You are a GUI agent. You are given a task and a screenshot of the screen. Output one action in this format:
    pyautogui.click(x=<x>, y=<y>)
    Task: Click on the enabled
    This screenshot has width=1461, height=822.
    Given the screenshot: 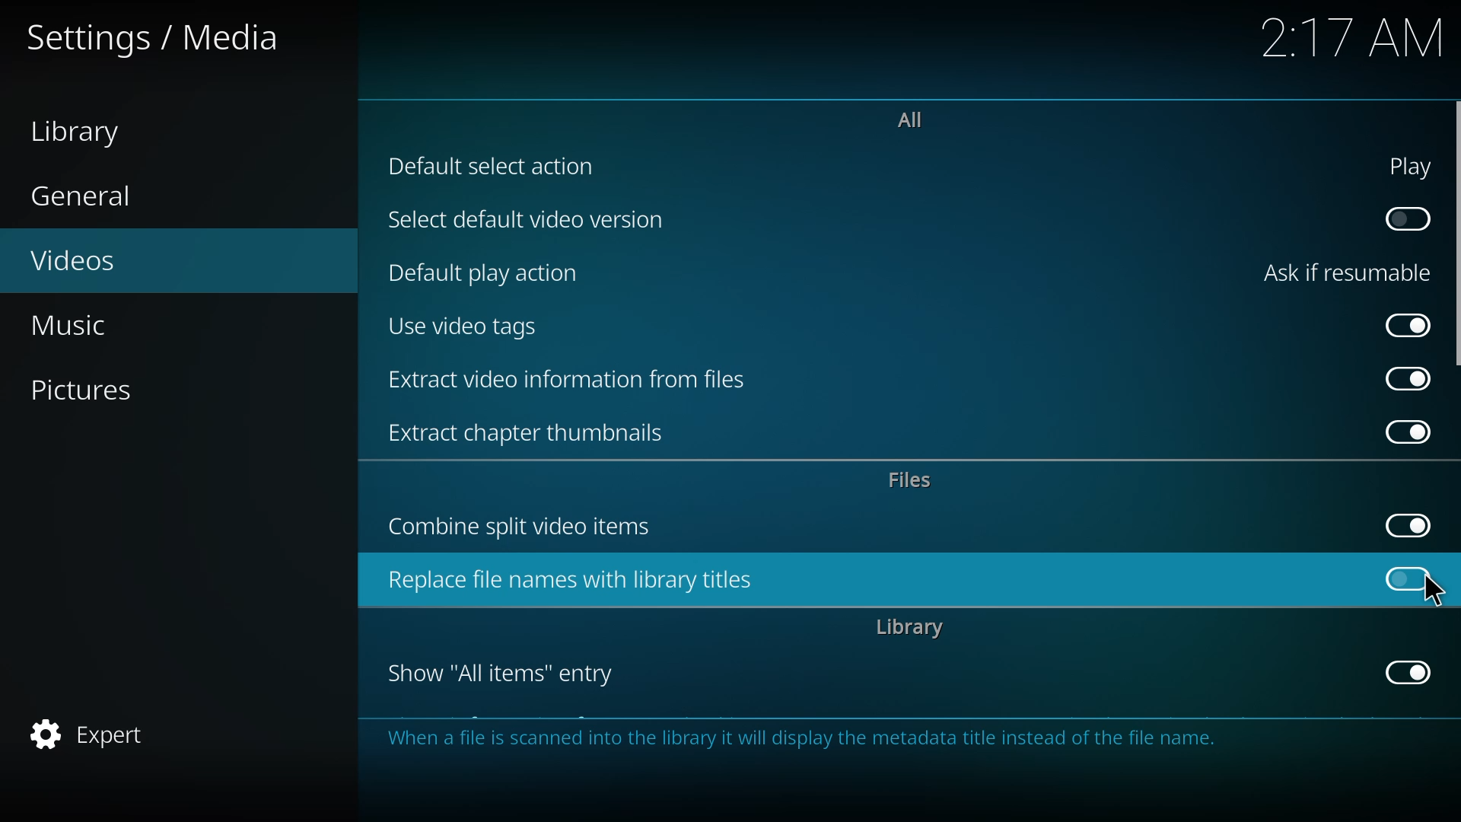 What is the action you would take?
    pyautogui.click(x=1406, y=523)
    